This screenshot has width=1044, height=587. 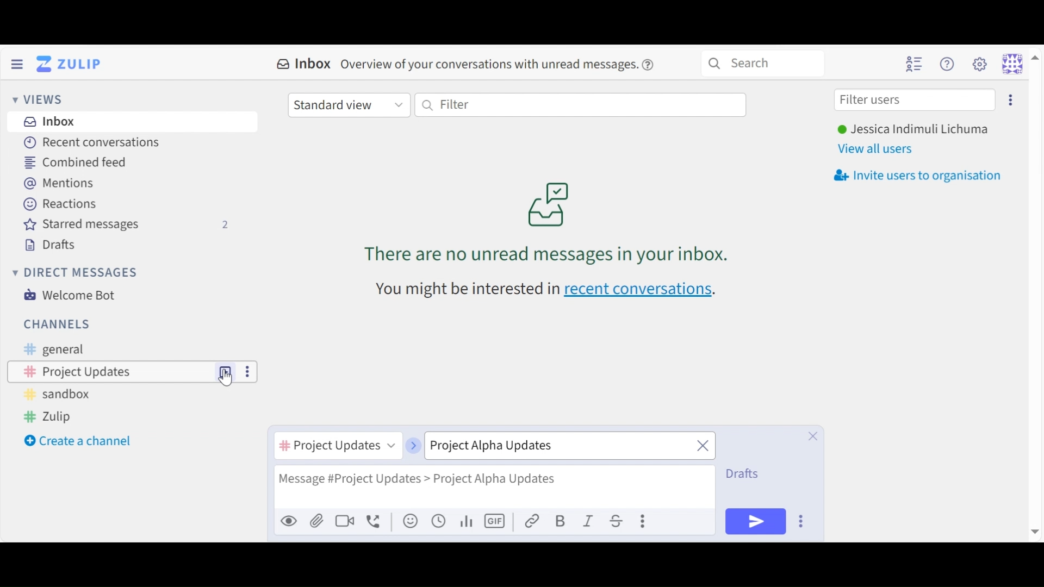 I want to click on link, so click(x=532, y=521).